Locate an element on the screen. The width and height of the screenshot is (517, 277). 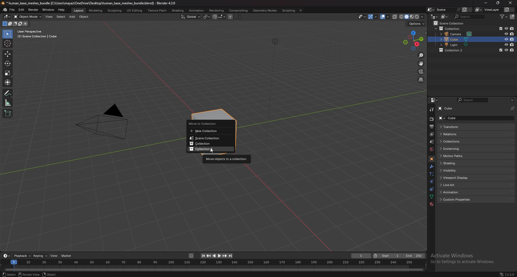
filter is located at coordinates (504, 17).